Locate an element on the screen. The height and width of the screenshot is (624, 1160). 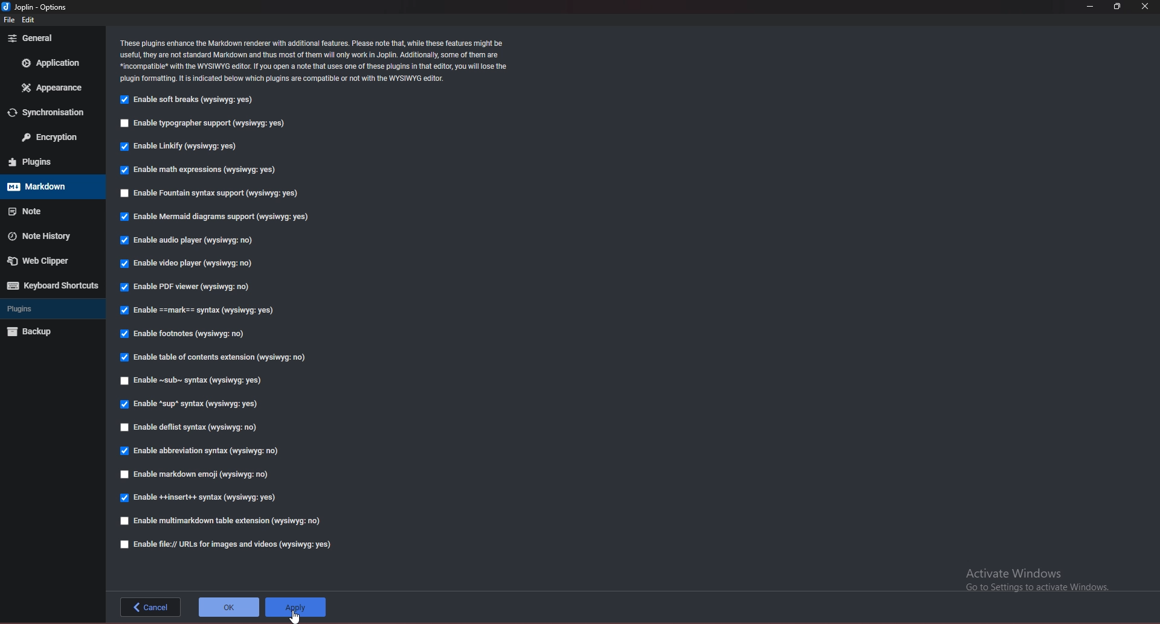
close is located at coordinates (1147, 7).